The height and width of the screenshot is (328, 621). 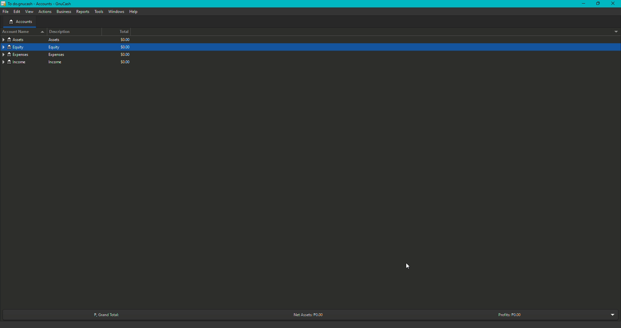 What do you see at coordinates (106, 314) in the screenshot?
I see `Grand Total` at bounding box center [106, 314].